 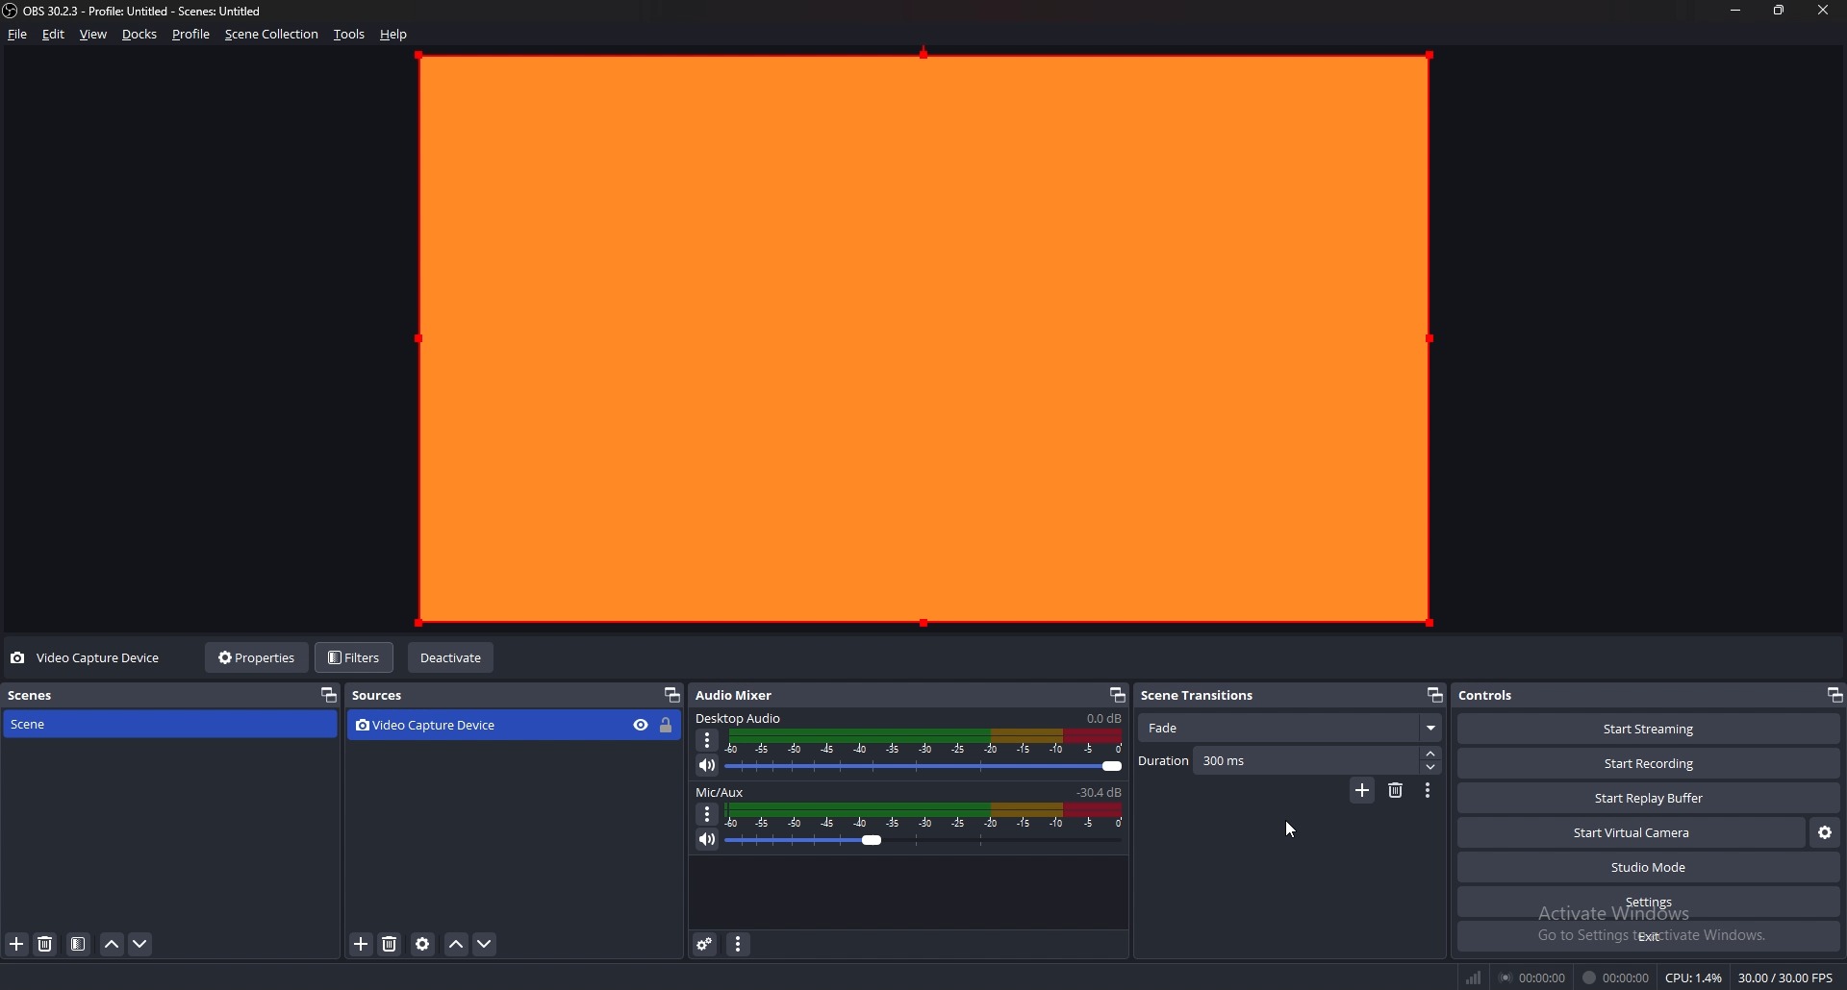 I want to click on start replay buffer, so click(x=1650, y=797).